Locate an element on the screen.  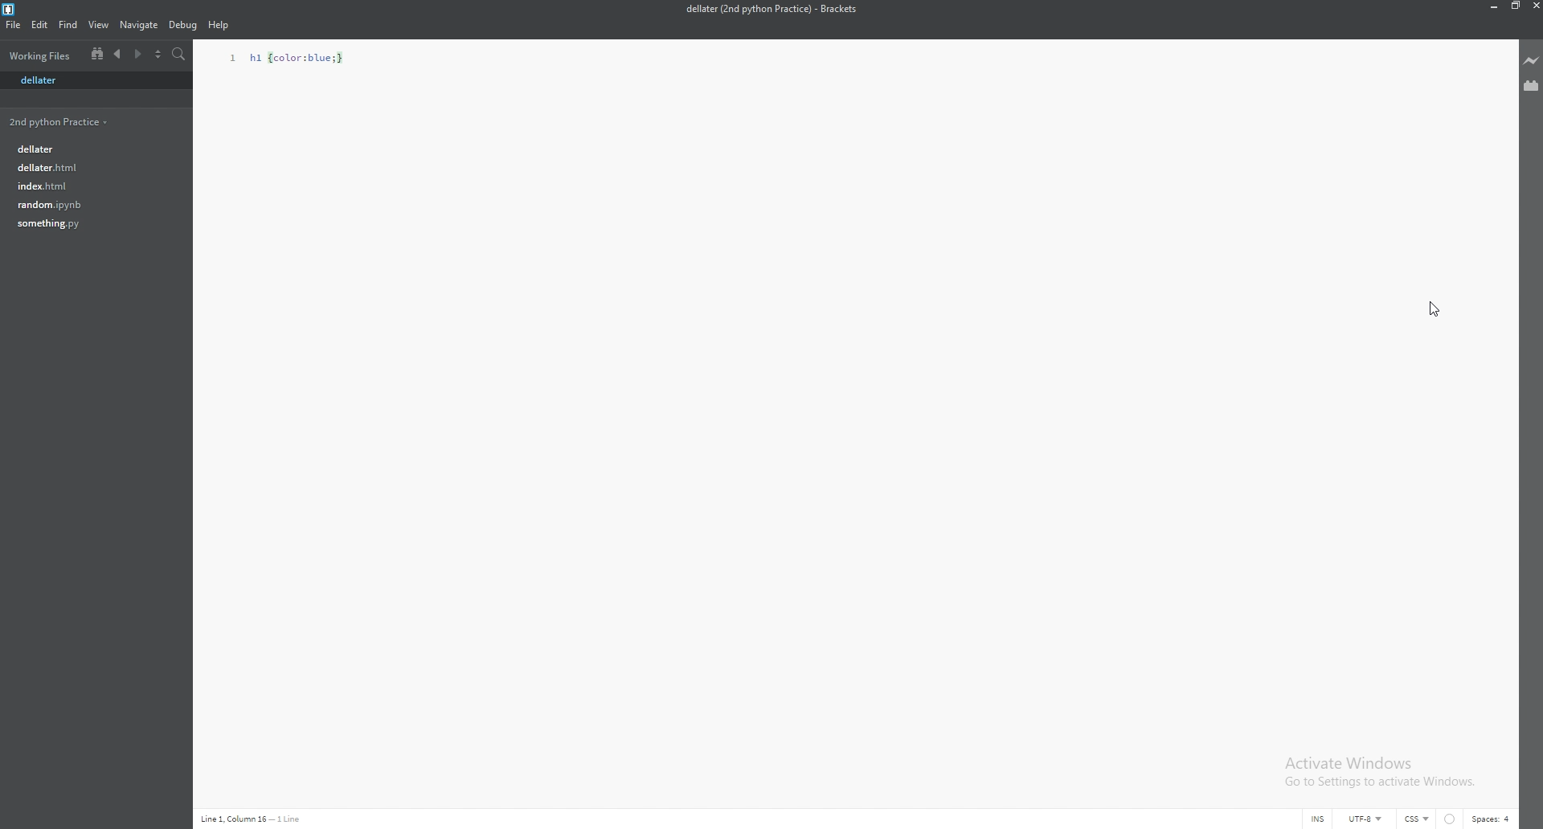
tree view is located at coordinates (97, 53).